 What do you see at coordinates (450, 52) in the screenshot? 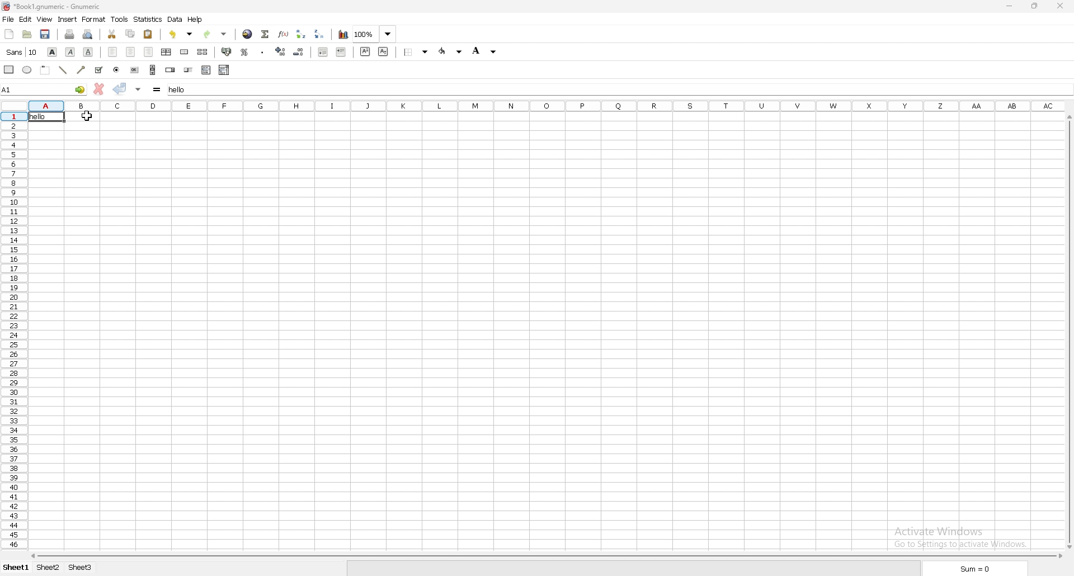
I see `background` at bounding box center [450, 52].